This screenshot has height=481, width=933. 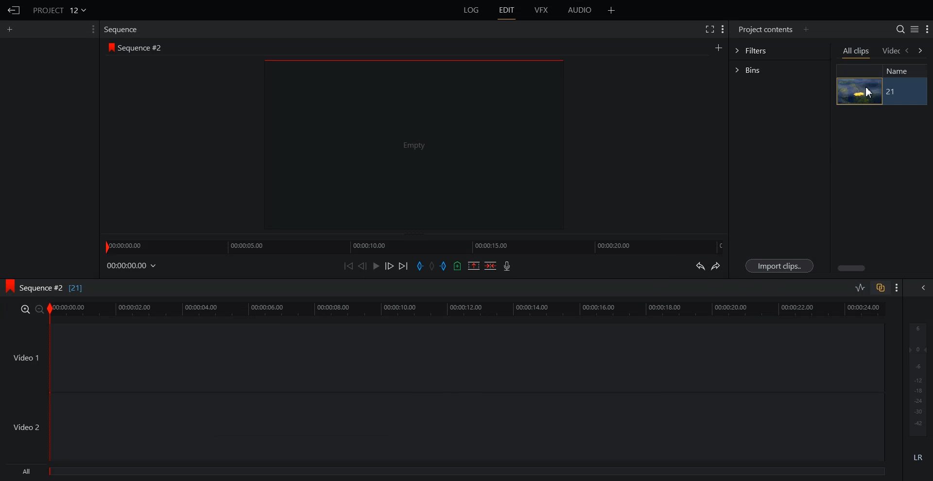 I want to click on Toggle Auto track Sync, so click(x=880, y=288).